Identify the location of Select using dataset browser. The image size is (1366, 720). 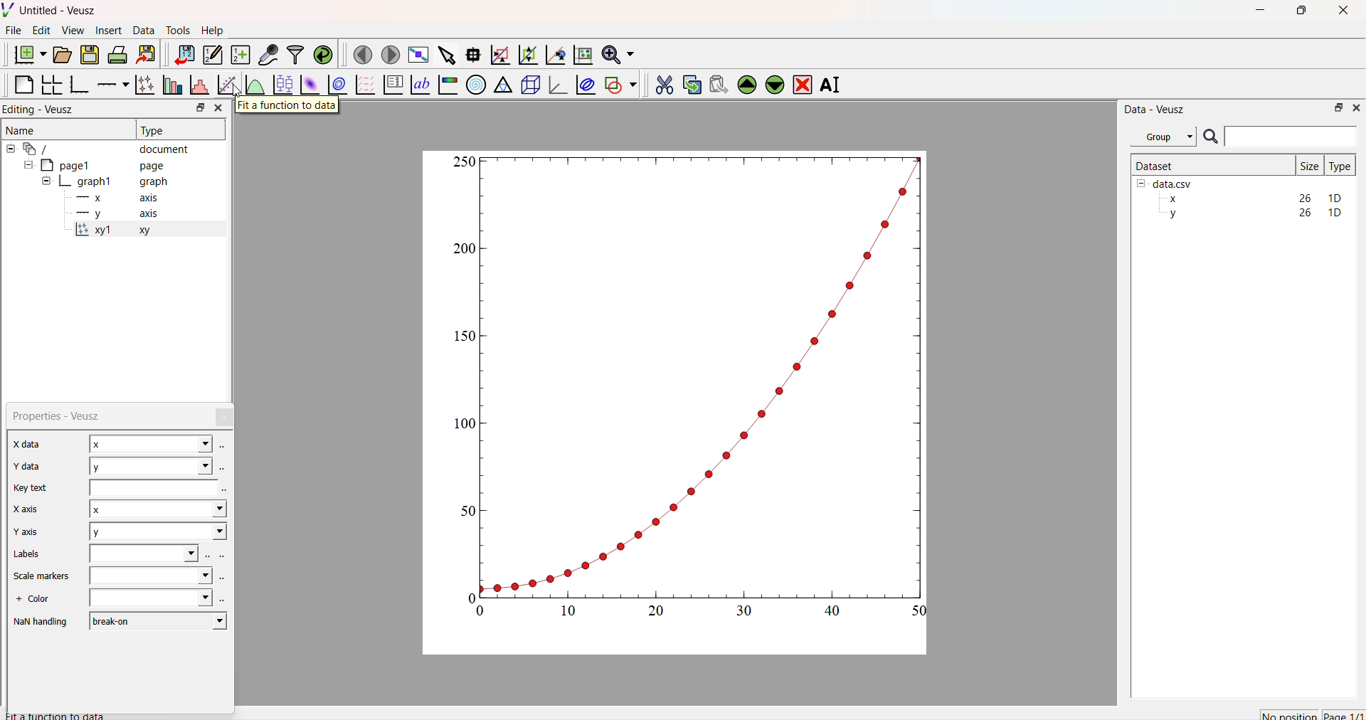
(228, 489).